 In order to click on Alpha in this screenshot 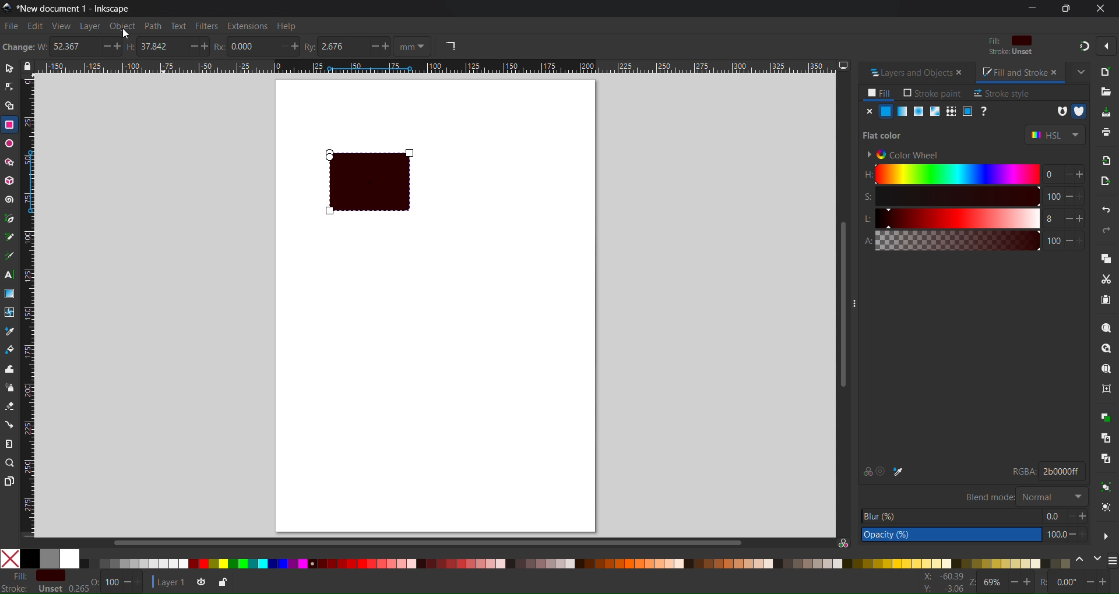, I will do `click(949, 241)`.